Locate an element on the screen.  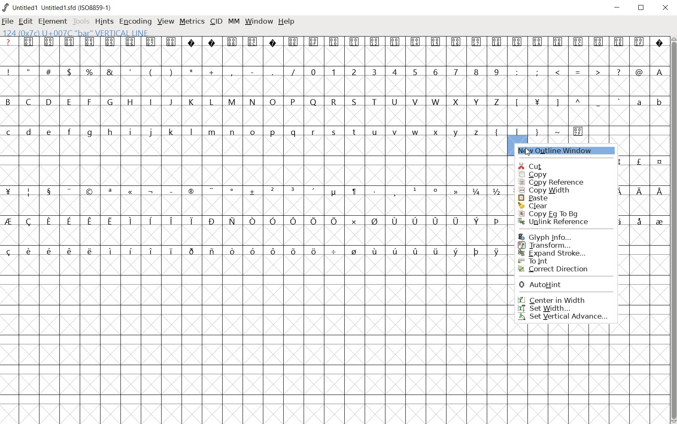
empty cells is located at coordinates (644, 234).